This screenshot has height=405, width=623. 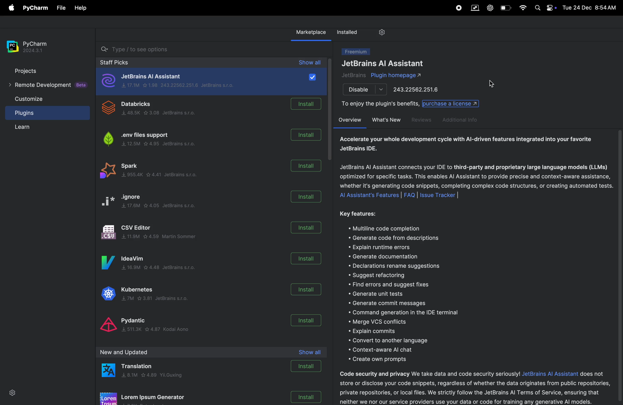 What do you see at coordinates (150, 330) in the screenshot?
I see `pydantic` at bounding box center [150, 330].